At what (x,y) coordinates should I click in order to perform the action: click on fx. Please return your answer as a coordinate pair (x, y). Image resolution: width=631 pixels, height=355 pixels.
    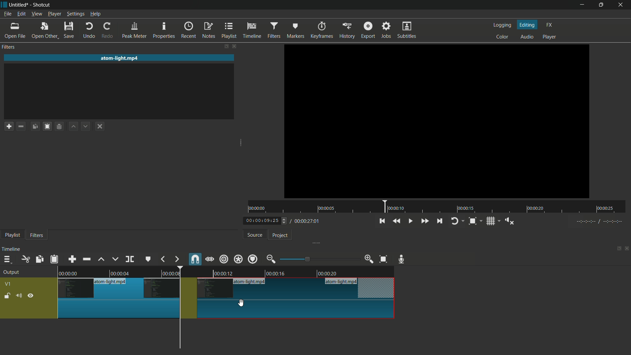
    Looking at the image, I should click on (549, 25).